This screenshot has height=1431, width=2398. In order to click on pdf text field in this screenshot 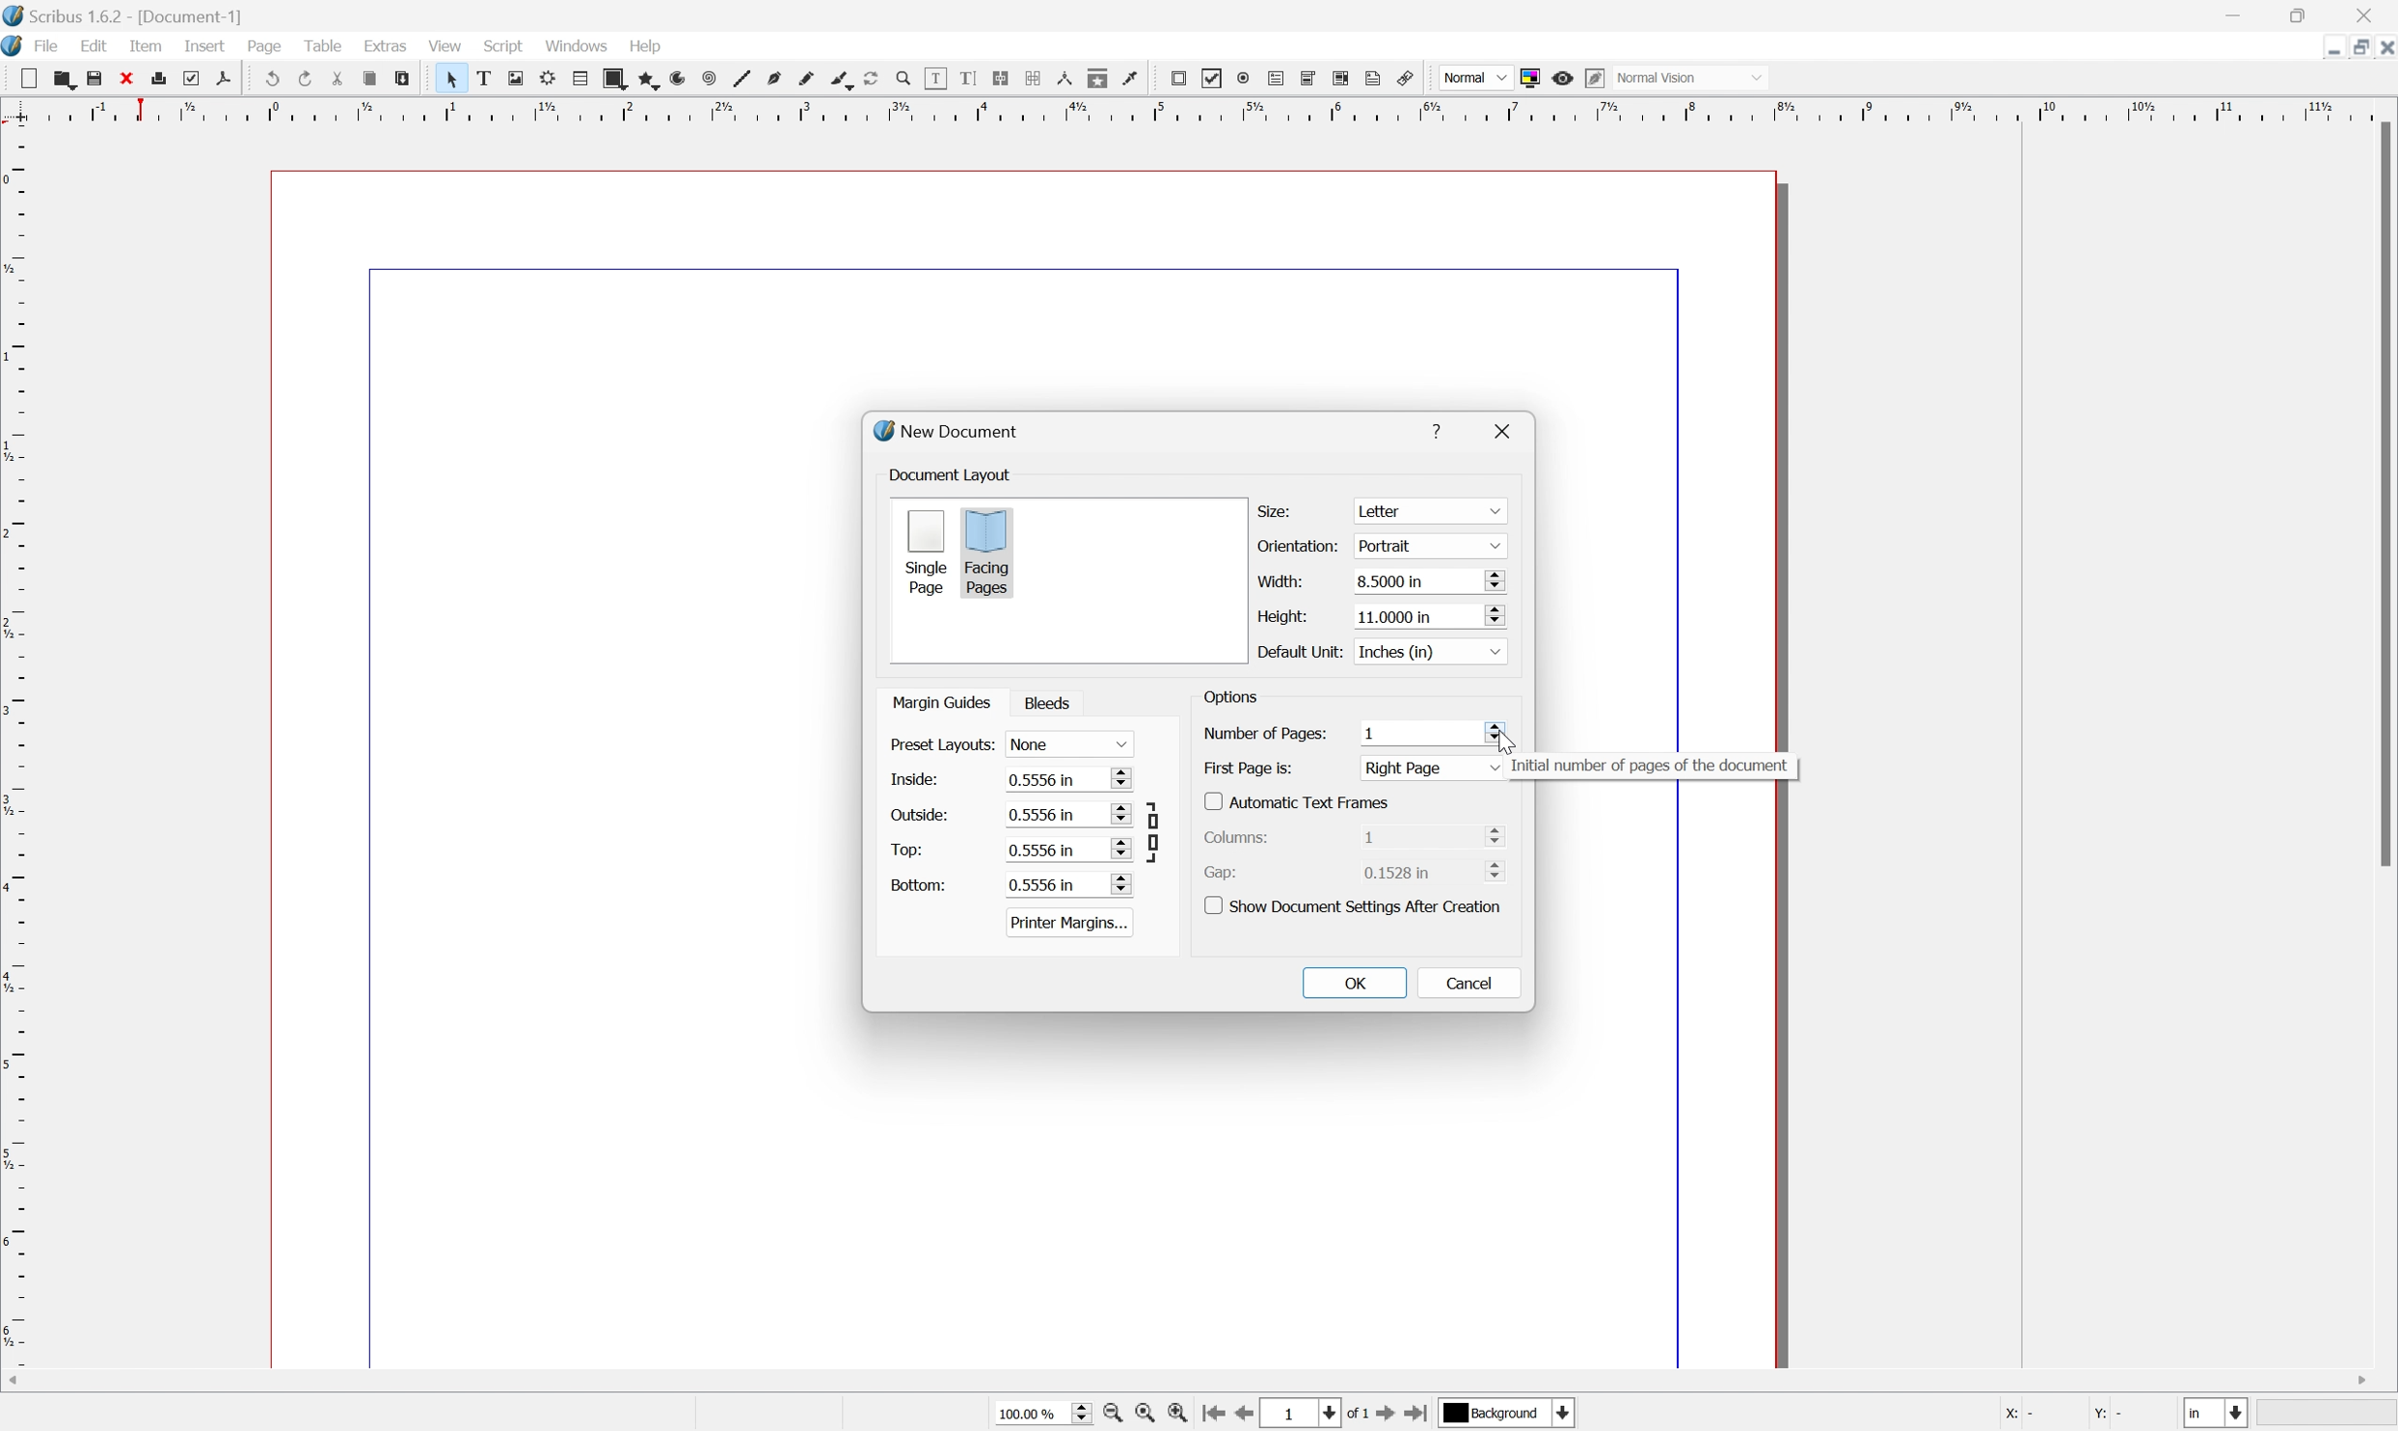, I will do `click(1279, 77)`.